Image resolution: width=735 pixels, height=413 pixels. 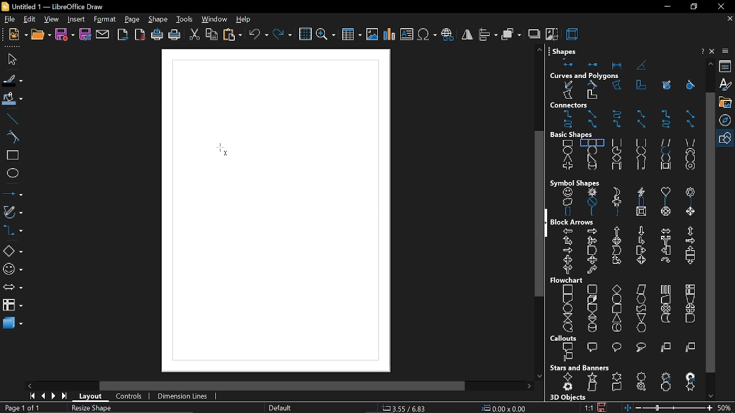 I want to click on basic shapes, so click(x=627, y=157).